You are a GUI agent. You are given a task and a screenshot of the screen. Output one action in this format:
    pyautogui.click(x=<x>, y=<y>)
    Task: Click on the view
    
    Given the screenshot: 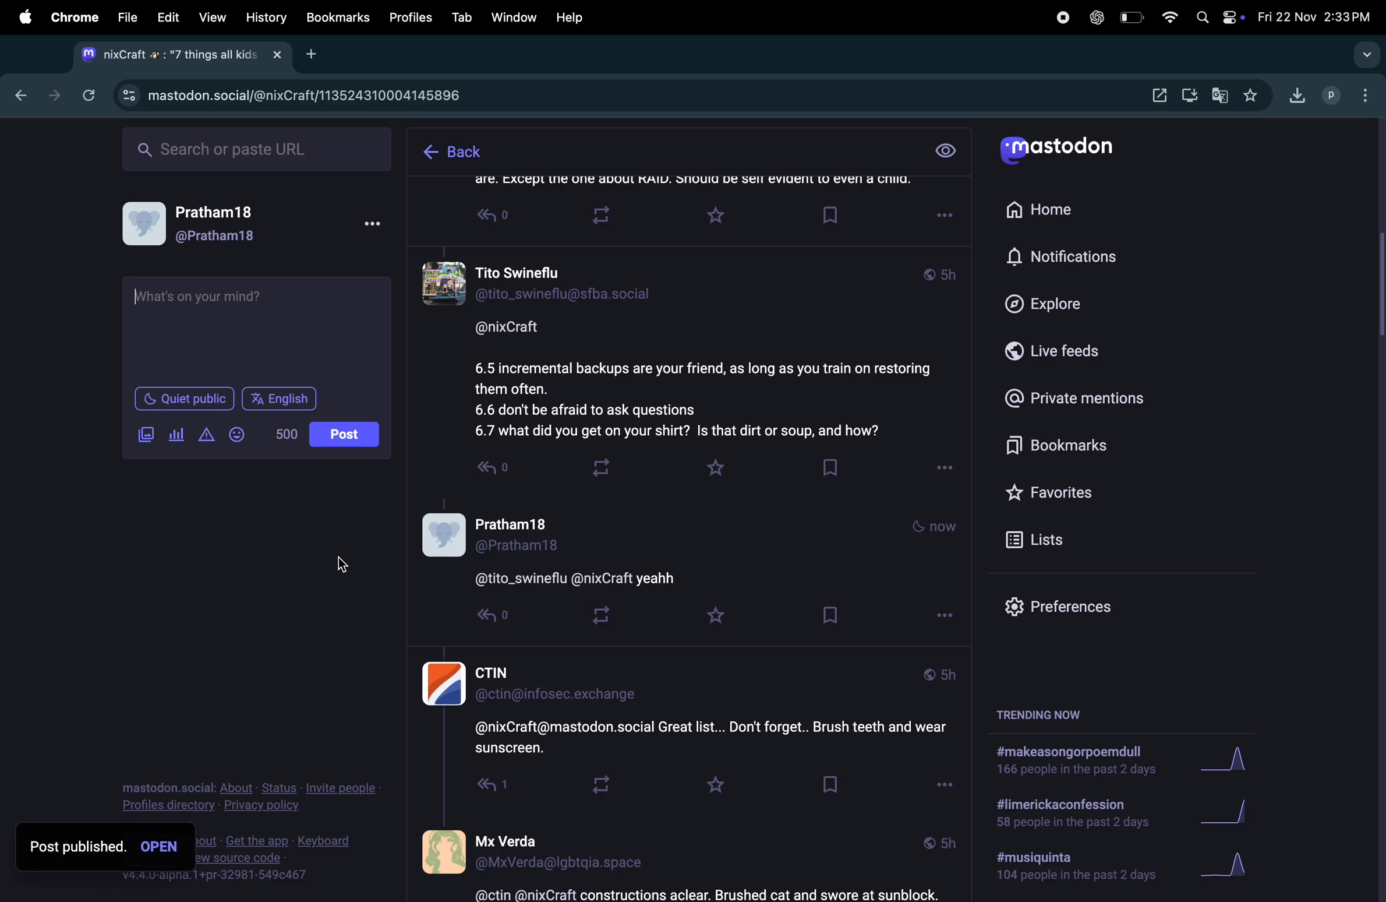 What is the action you would take?
    pyautogui.click(x=211, y=18)
    